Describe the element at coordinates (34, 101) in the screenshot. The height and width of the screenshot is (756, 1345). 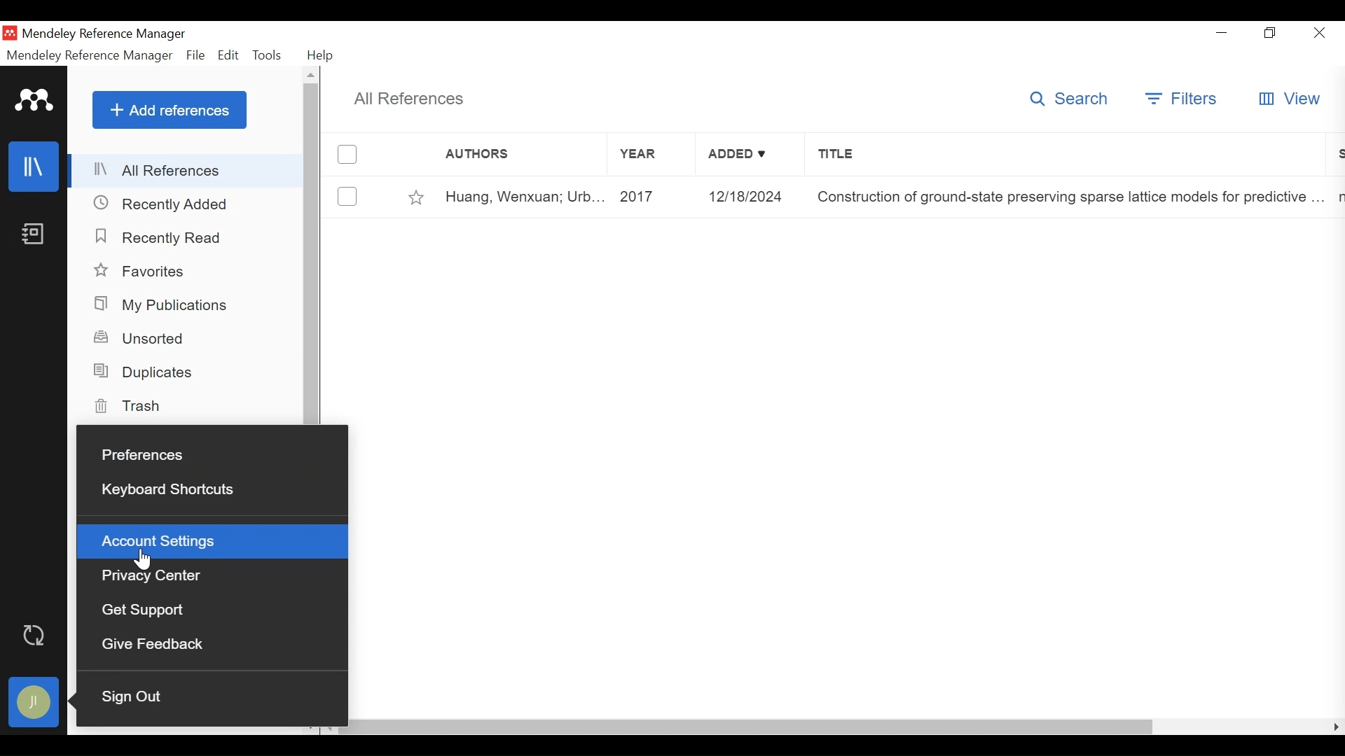
I see `Mendeley Logo` at that location.